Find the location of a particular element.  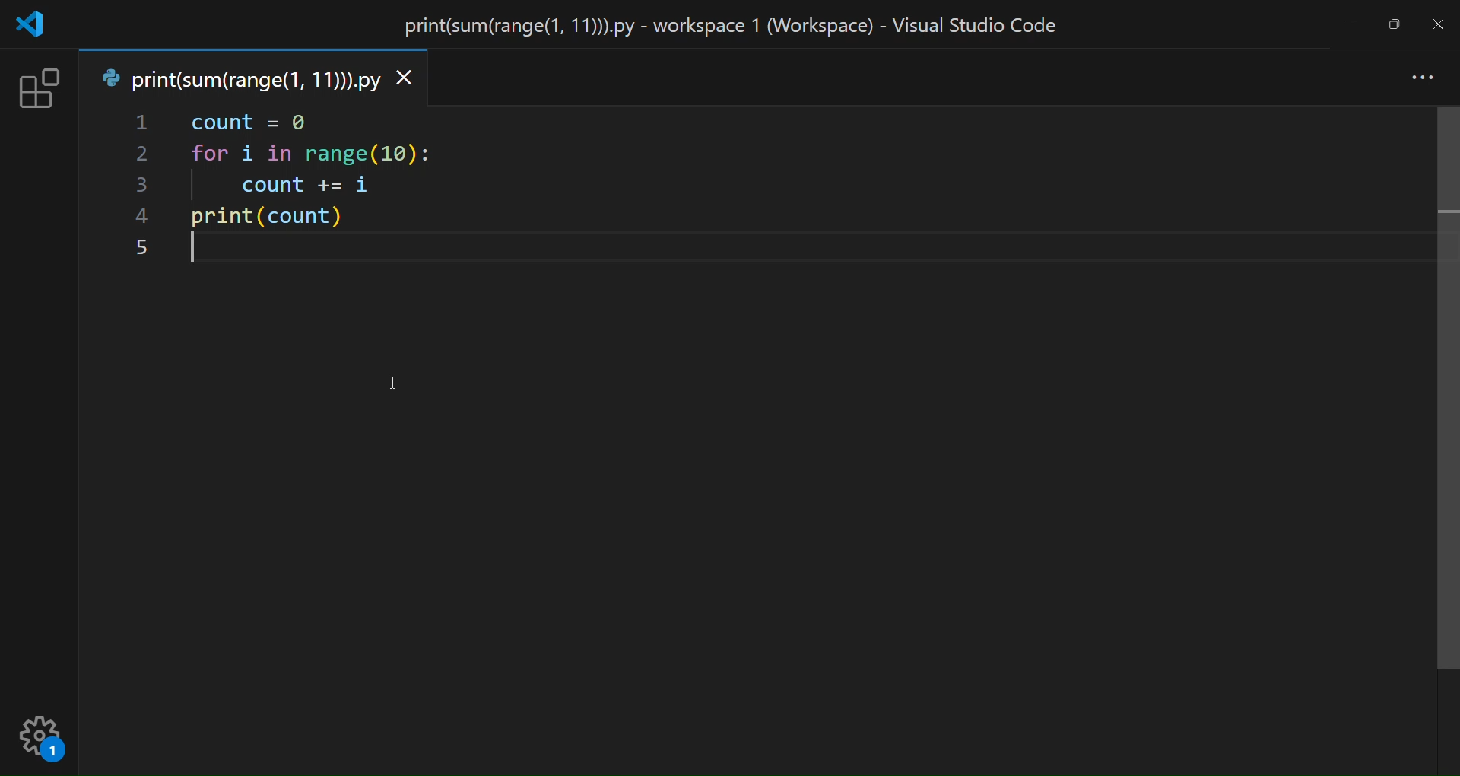

logo is located at coordinates (32, 25).